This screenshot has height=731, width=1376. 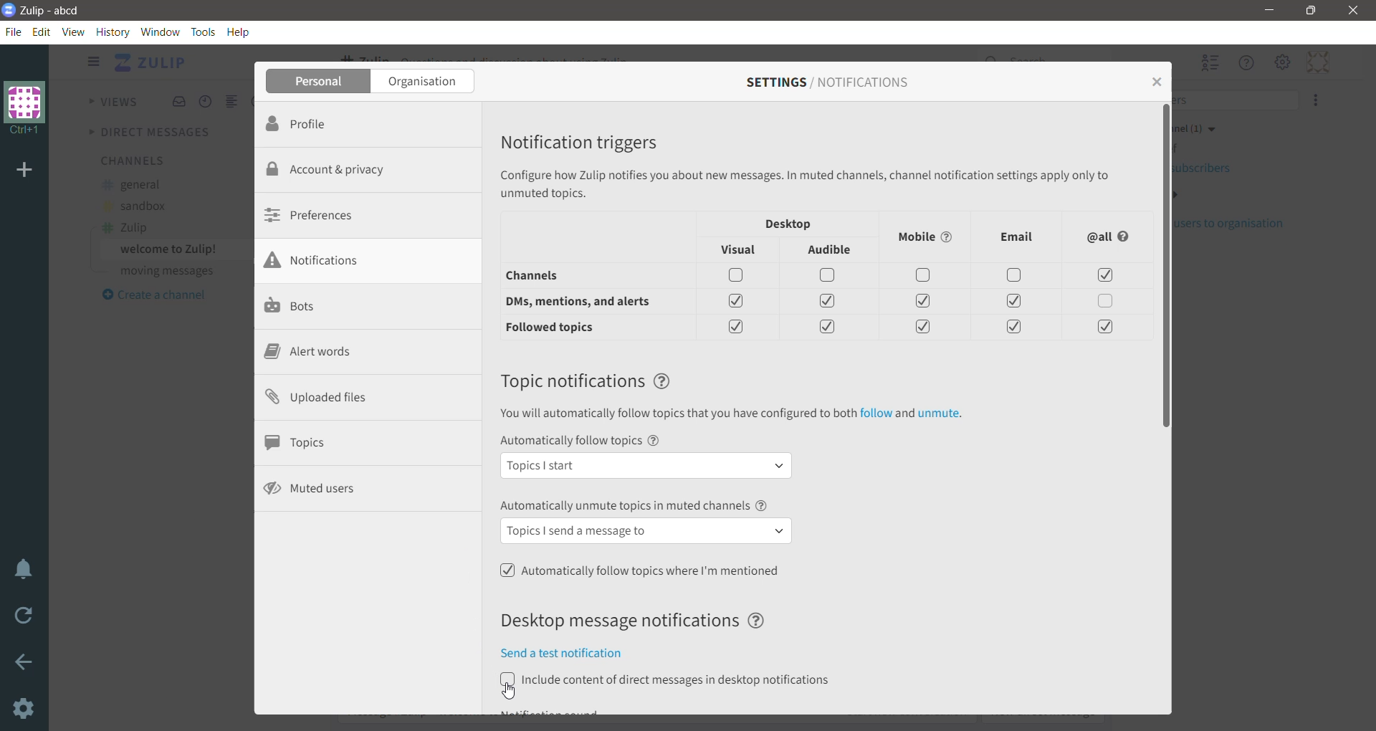 What do you see at coordinates (1017, 236) in the screenshot?
I see `email` at bounding box center [1017, 236].